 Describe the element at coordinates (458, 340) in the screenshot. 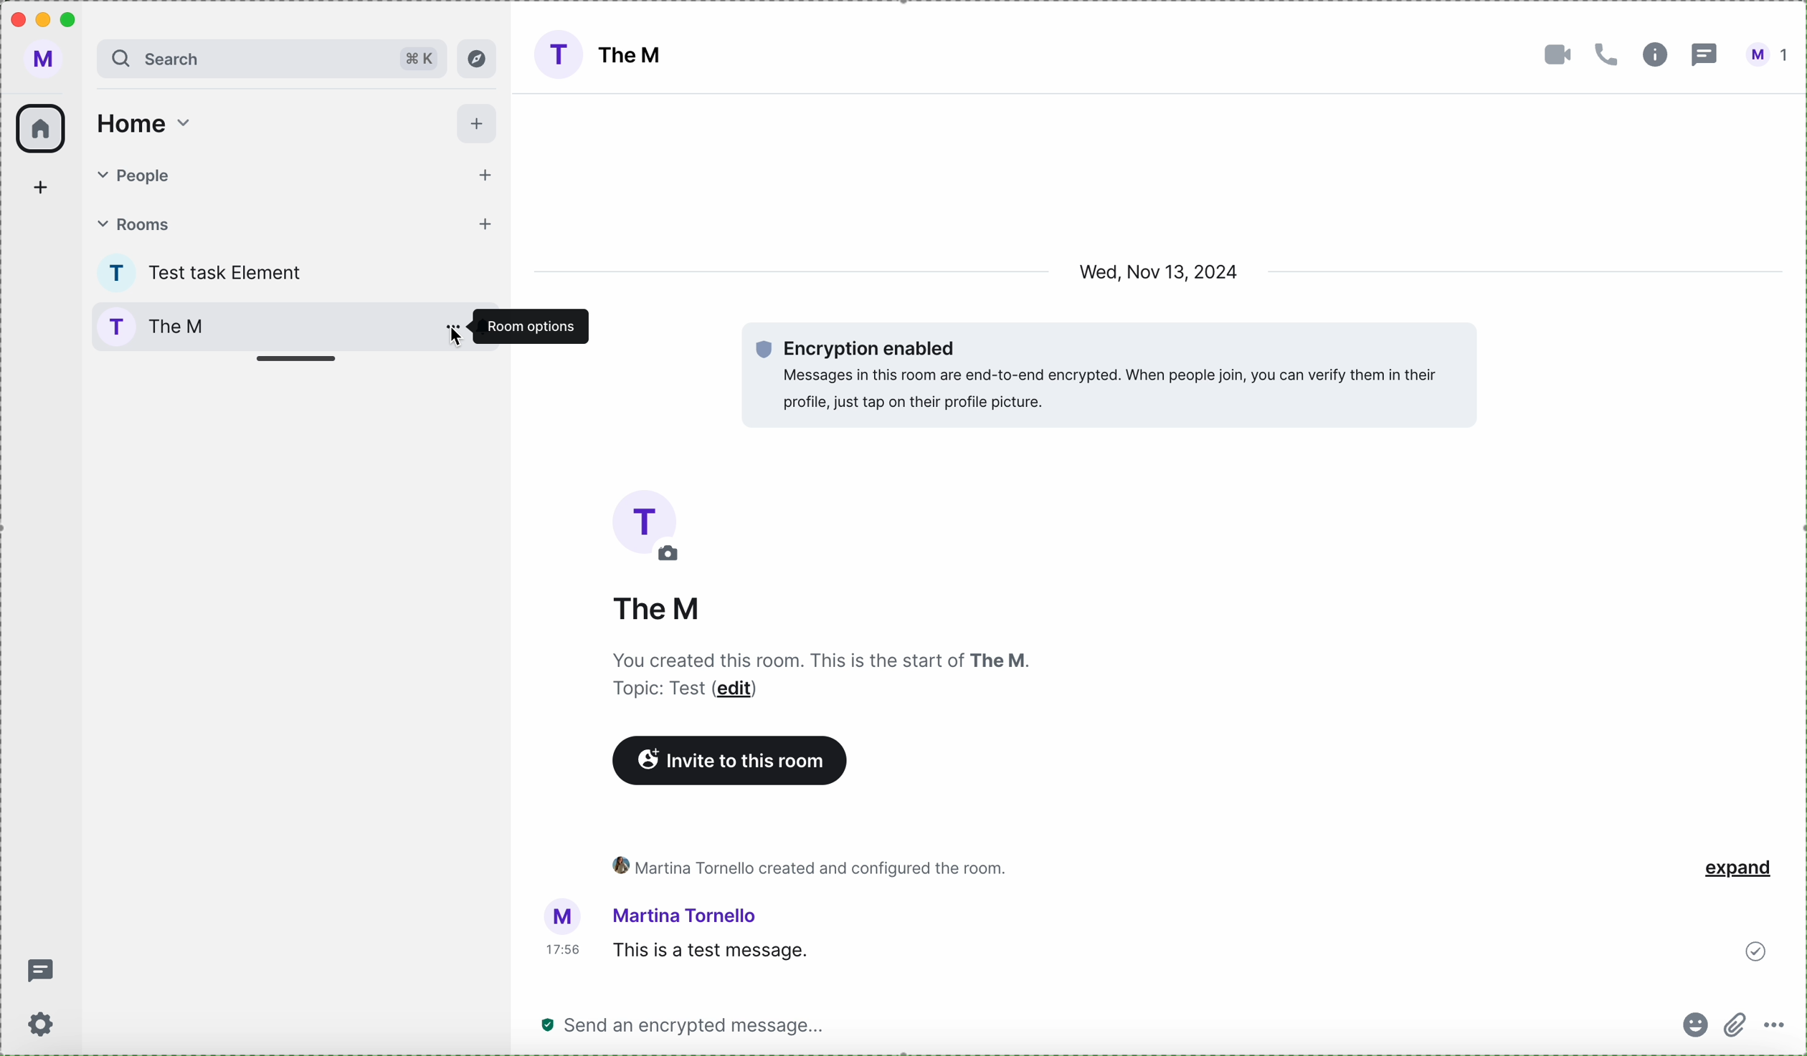

I see `cursor` at that location.